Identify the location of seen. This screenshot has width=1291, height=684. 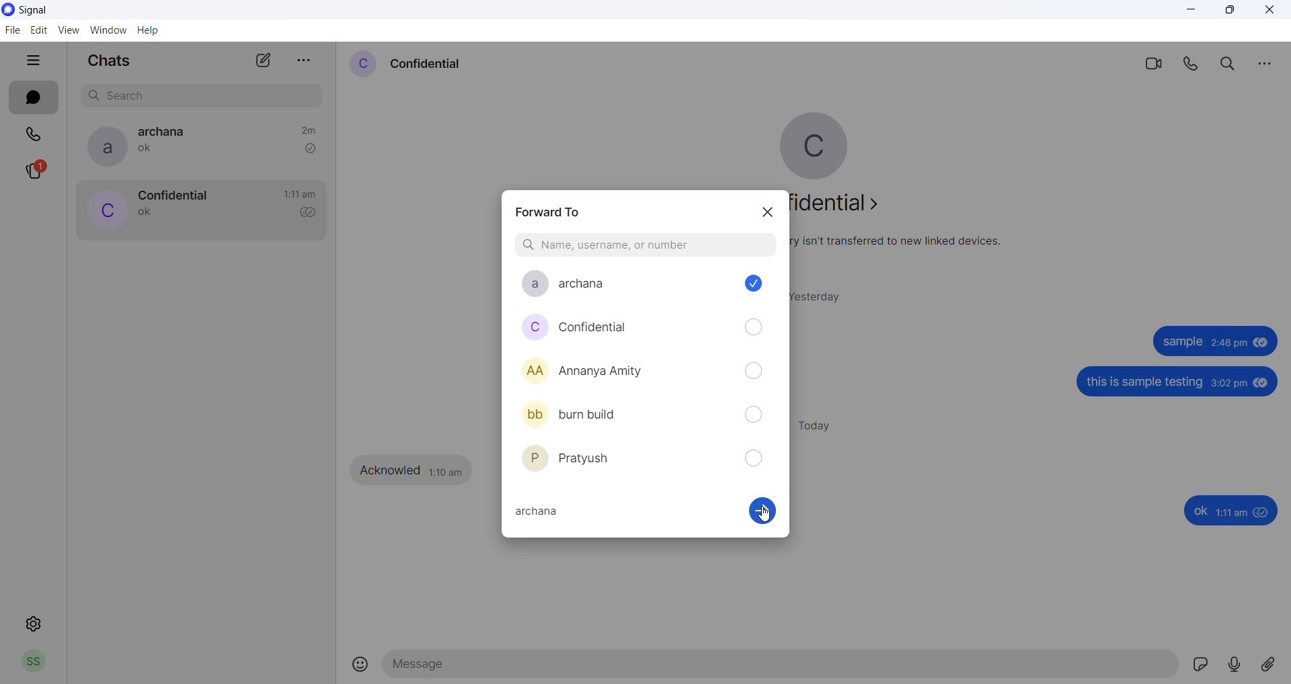
(1263, 383).